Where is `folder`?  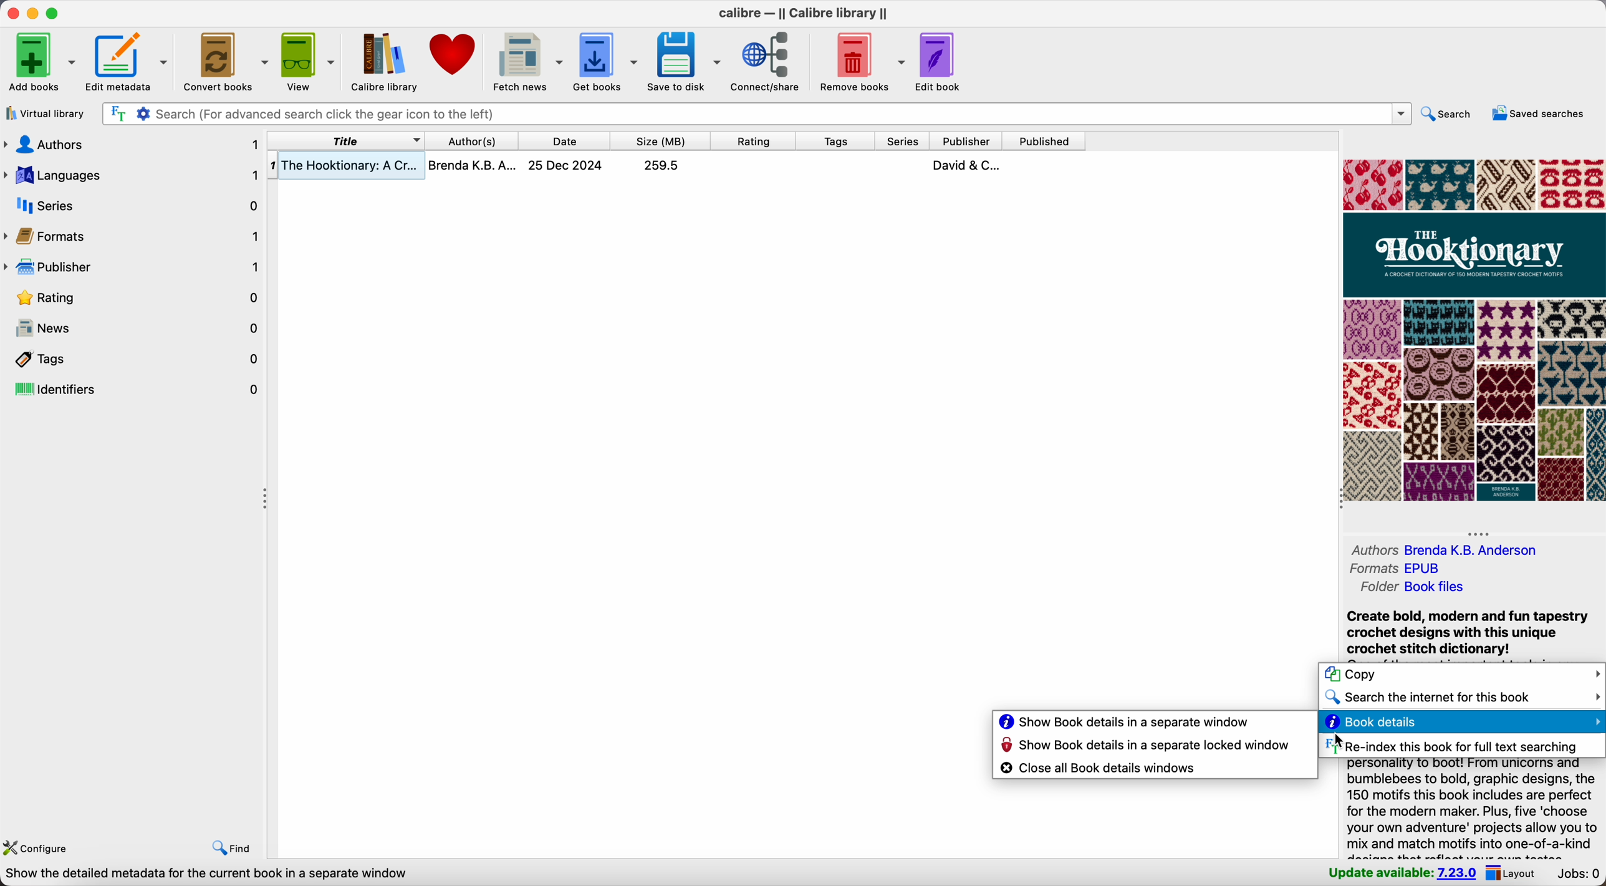
folder is located at coordinates (1411, 588).